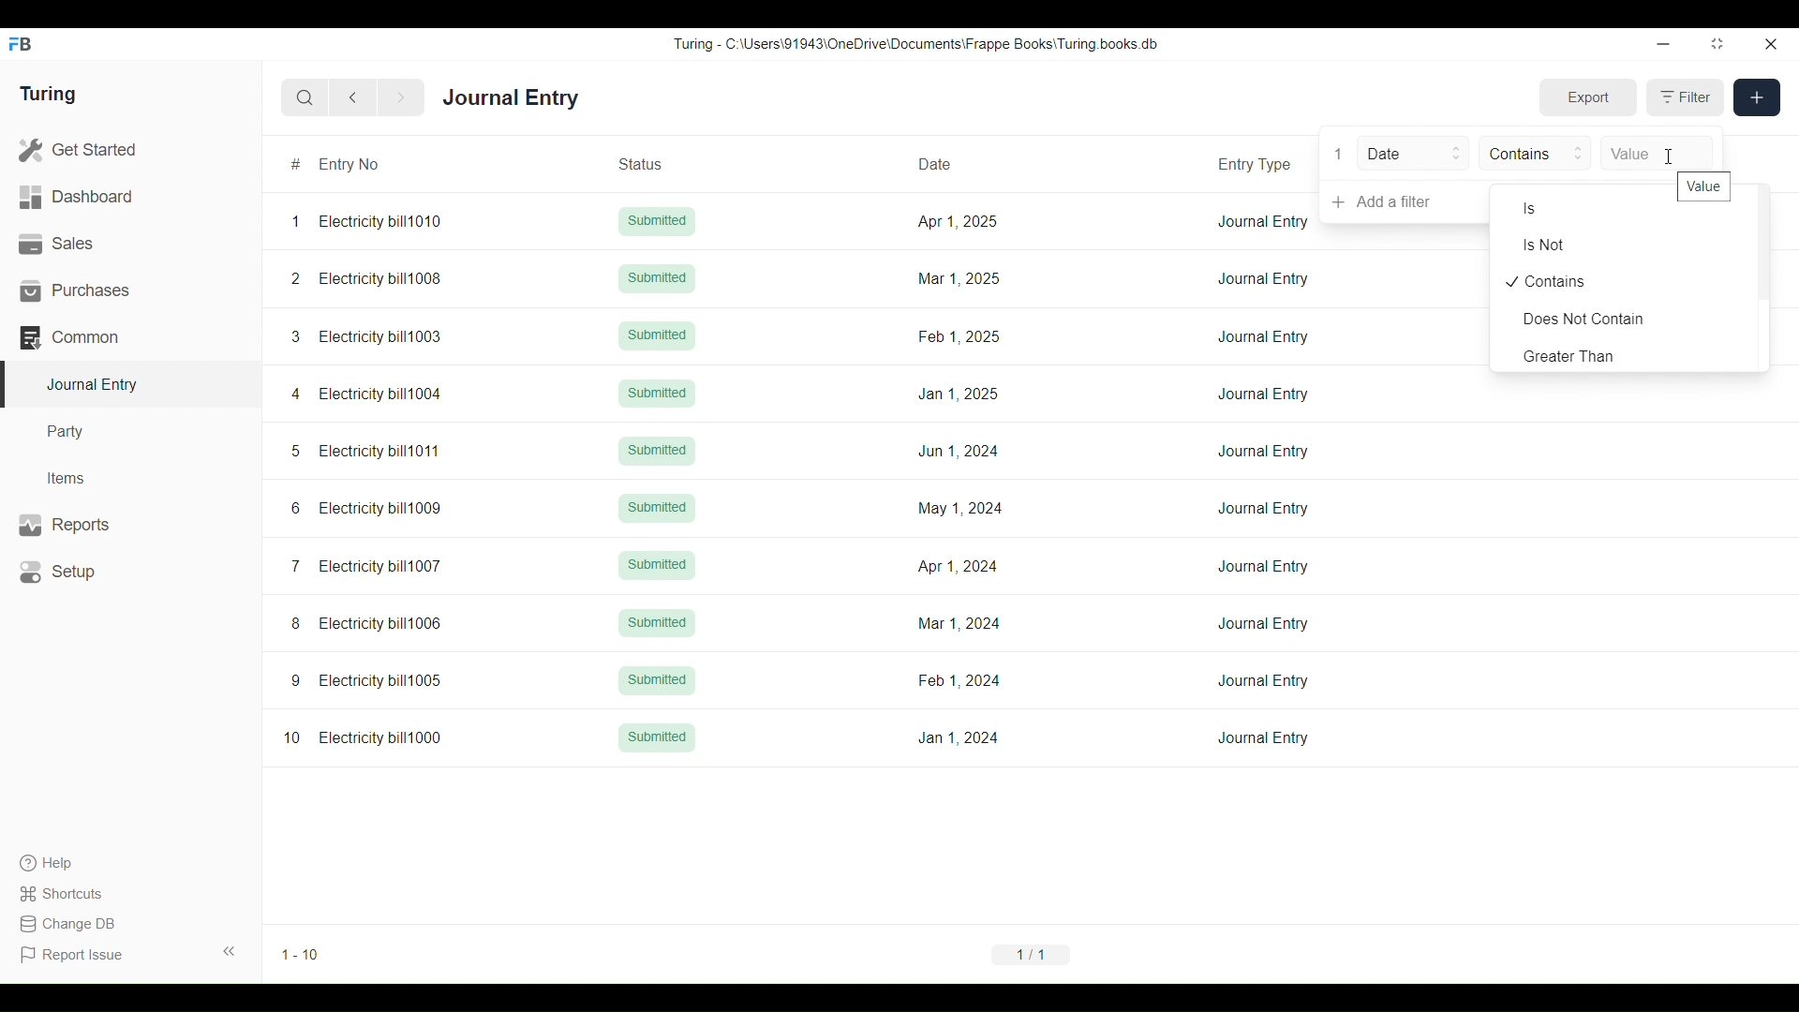  What do you see at coordinates (958, 737) in the screenshot?
I see `Jan 1, 2024` at bounding box center [958, 737].